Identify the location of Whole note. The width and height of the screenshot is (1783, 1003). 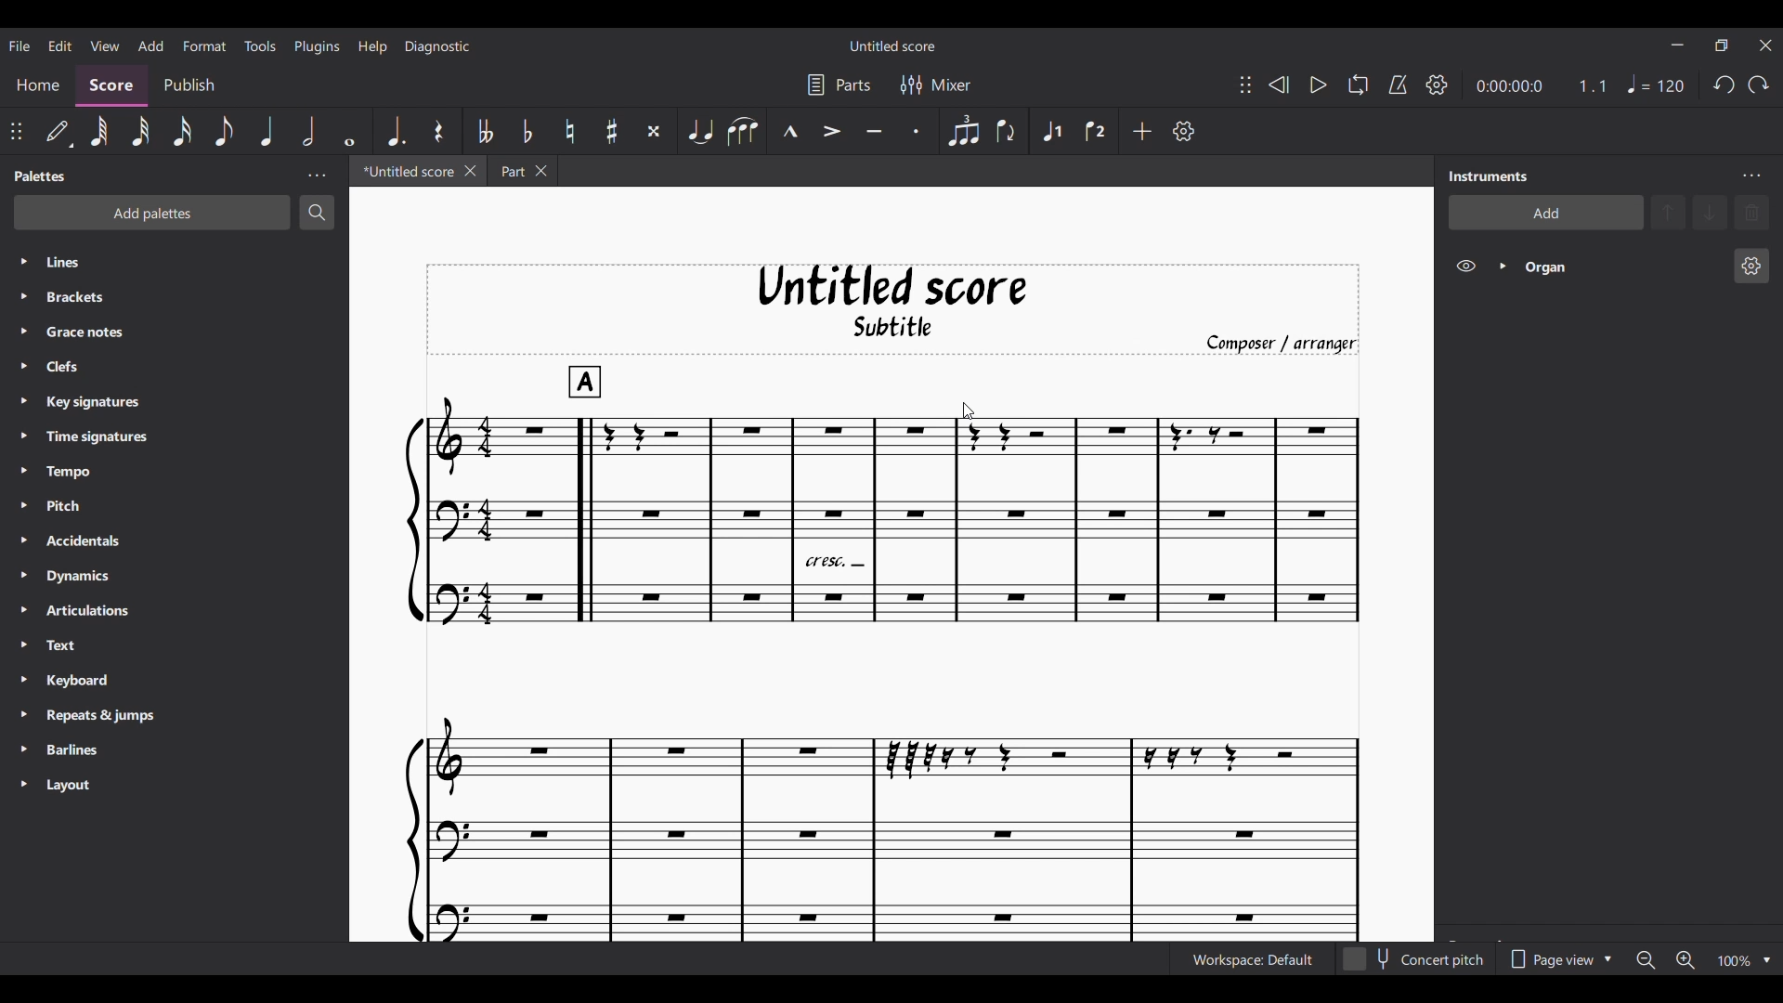
(348, 131).